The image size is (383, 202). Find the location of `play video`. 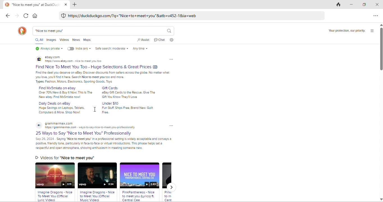

play video is located at coordinates (140, 176).